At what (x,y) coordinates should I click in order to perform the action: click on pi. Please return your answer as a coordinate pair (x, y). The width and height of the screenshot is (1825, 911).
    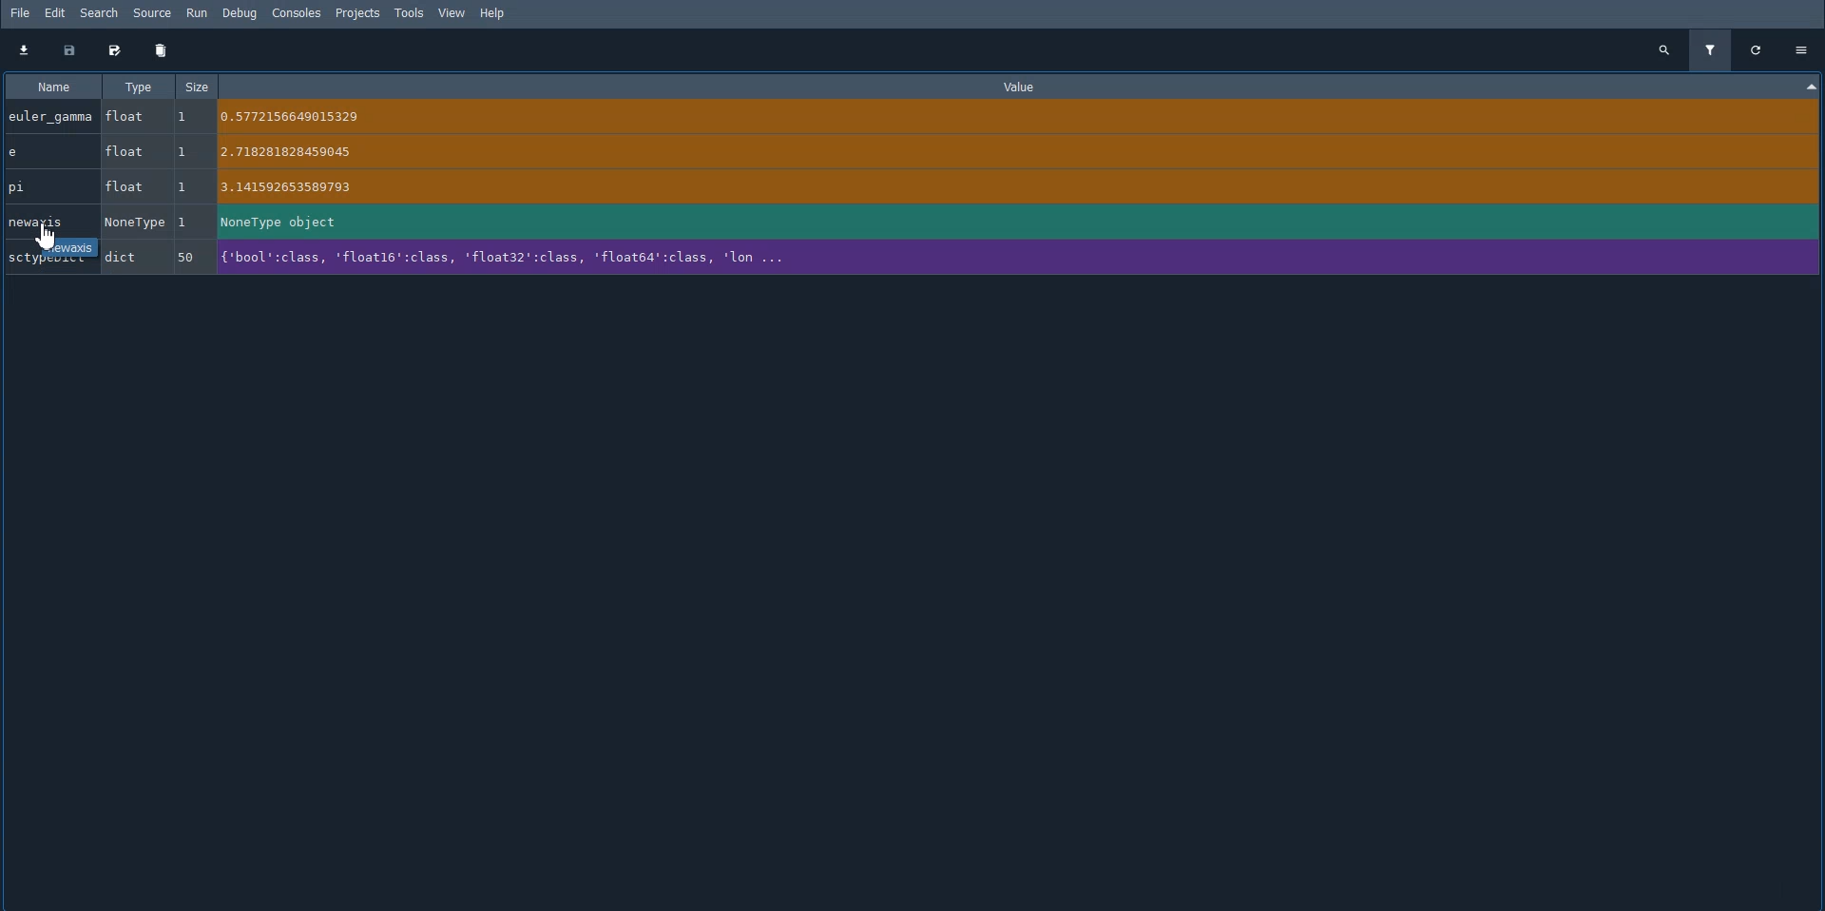
    Looking at the image, I should click on (912, 186).